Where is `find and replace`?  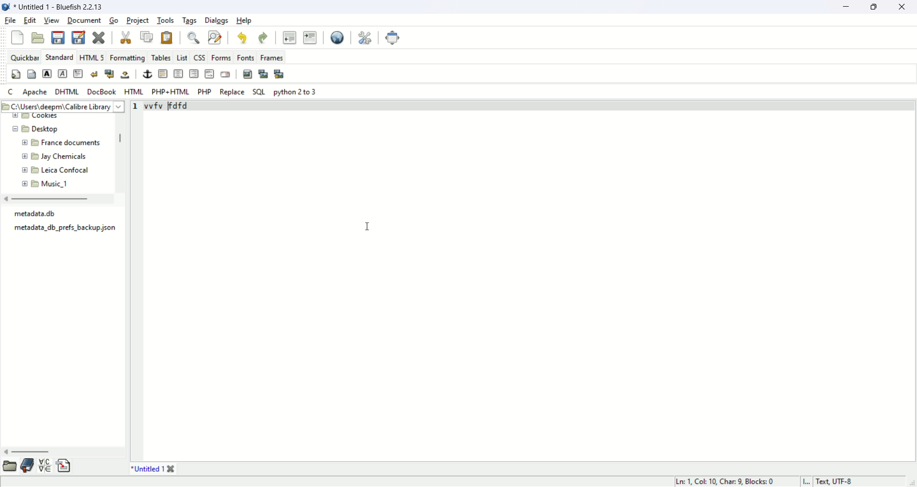 find and replace is located at coordinates (215, 37).